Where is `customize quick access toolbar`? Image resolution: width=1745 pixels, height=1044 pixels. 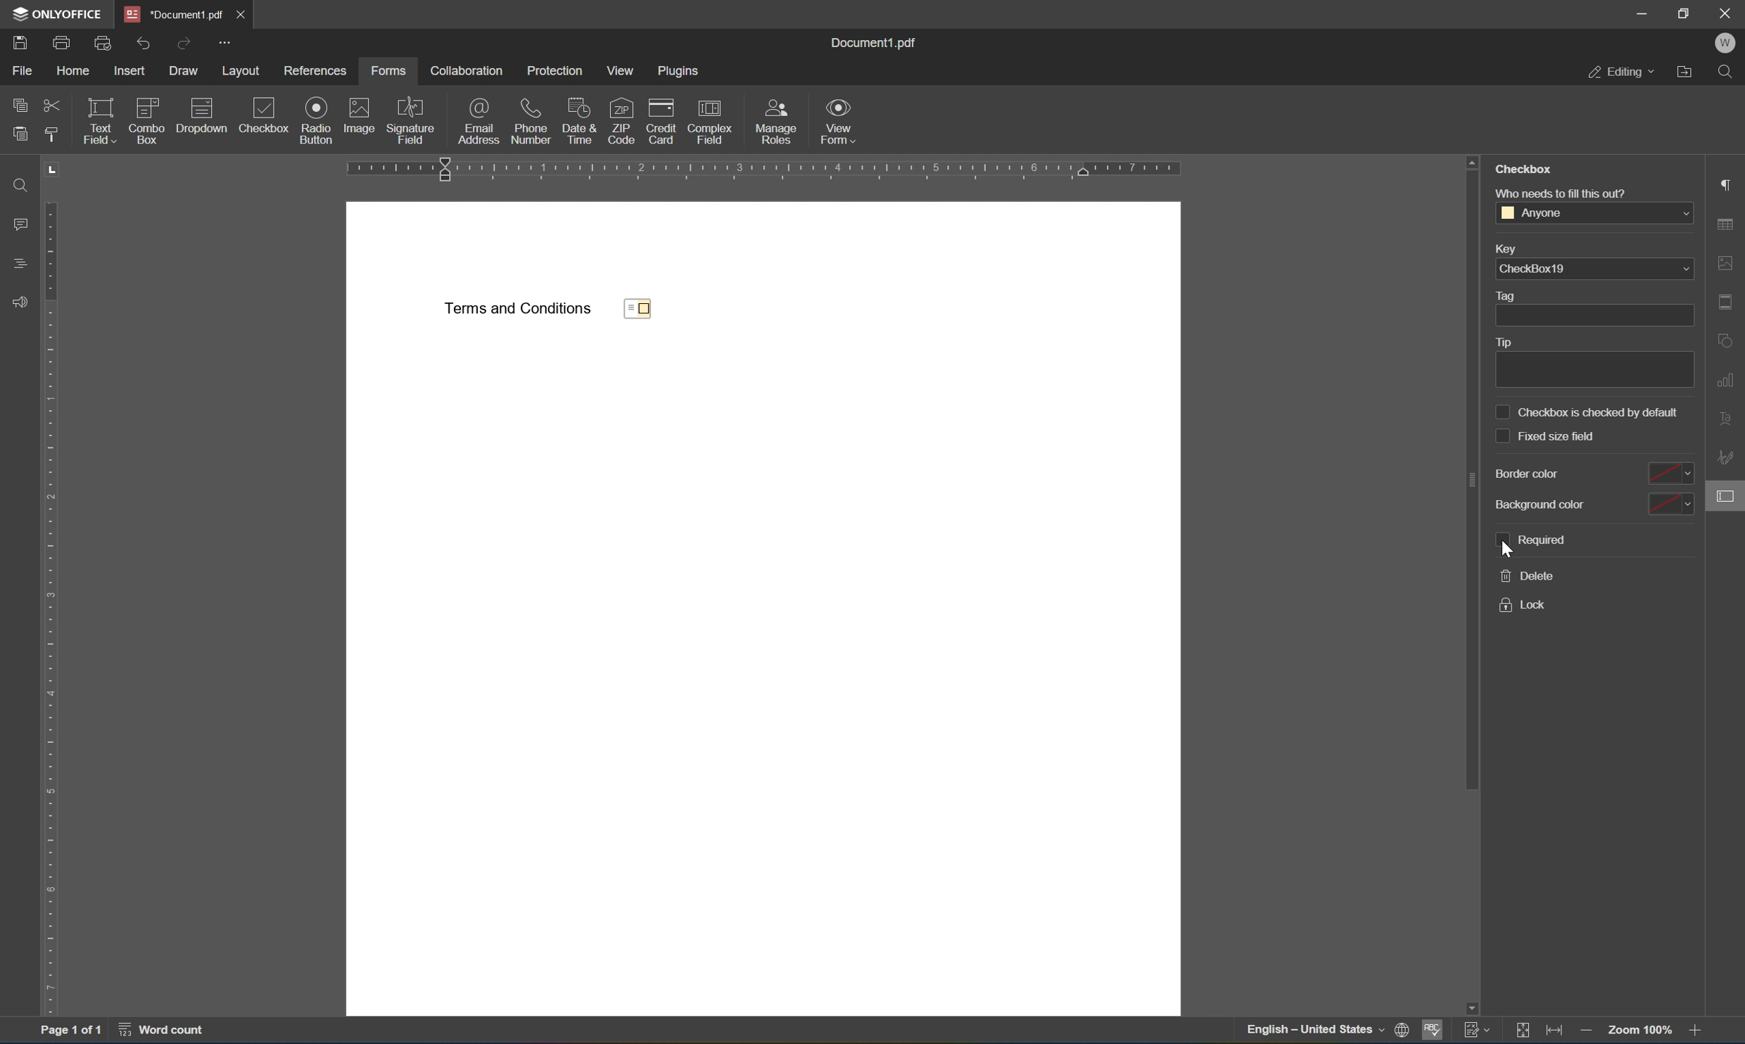
customize quick access toolbar is located at coordinates (224, 42).